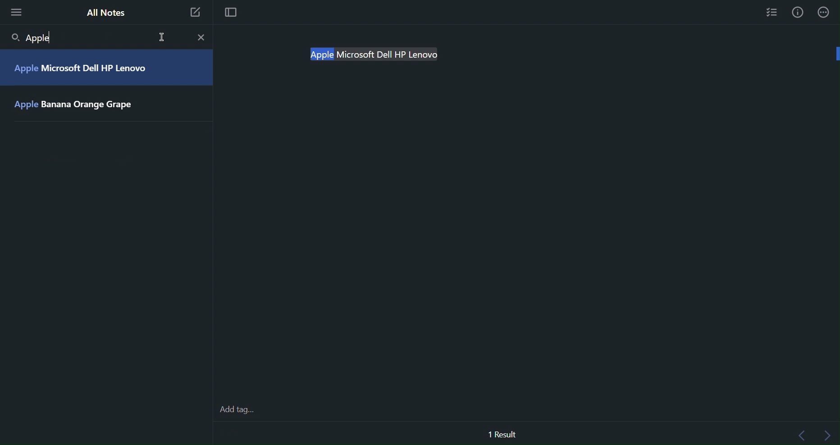 Image resolution: width=840 pixels, height=445 pixels. Describe the element at coordinates (101, 69) in the screenshot. I see ` Microsoft Dell HP Lenovo` at that location.